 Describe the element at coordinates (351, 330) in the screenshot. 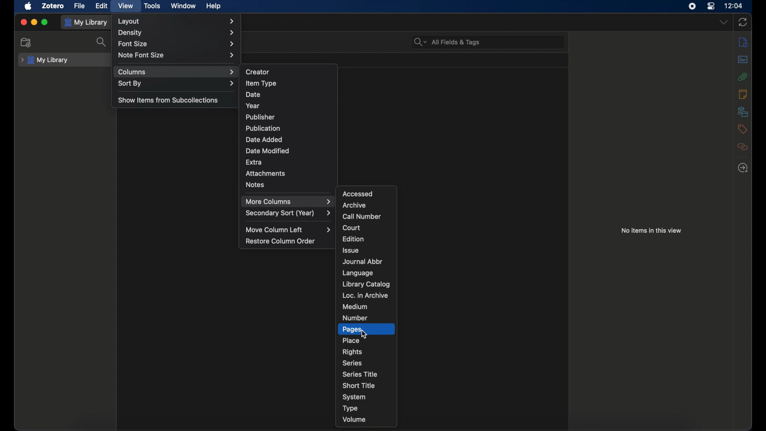

I see `pages` at that location.